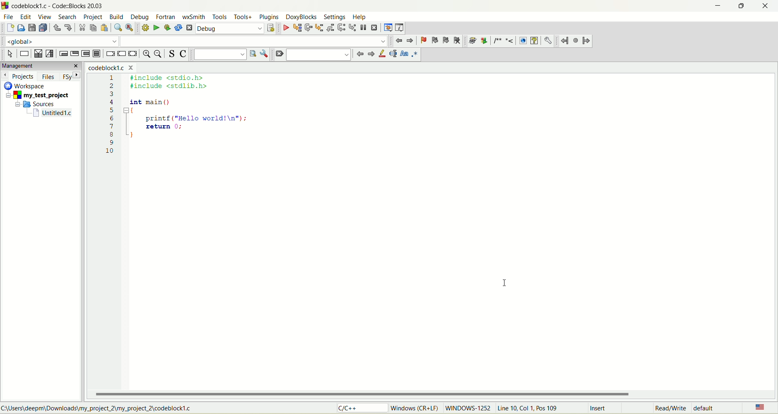 This screenshot has width=778, height=414. I want to click on tools+, so click(243, 17).